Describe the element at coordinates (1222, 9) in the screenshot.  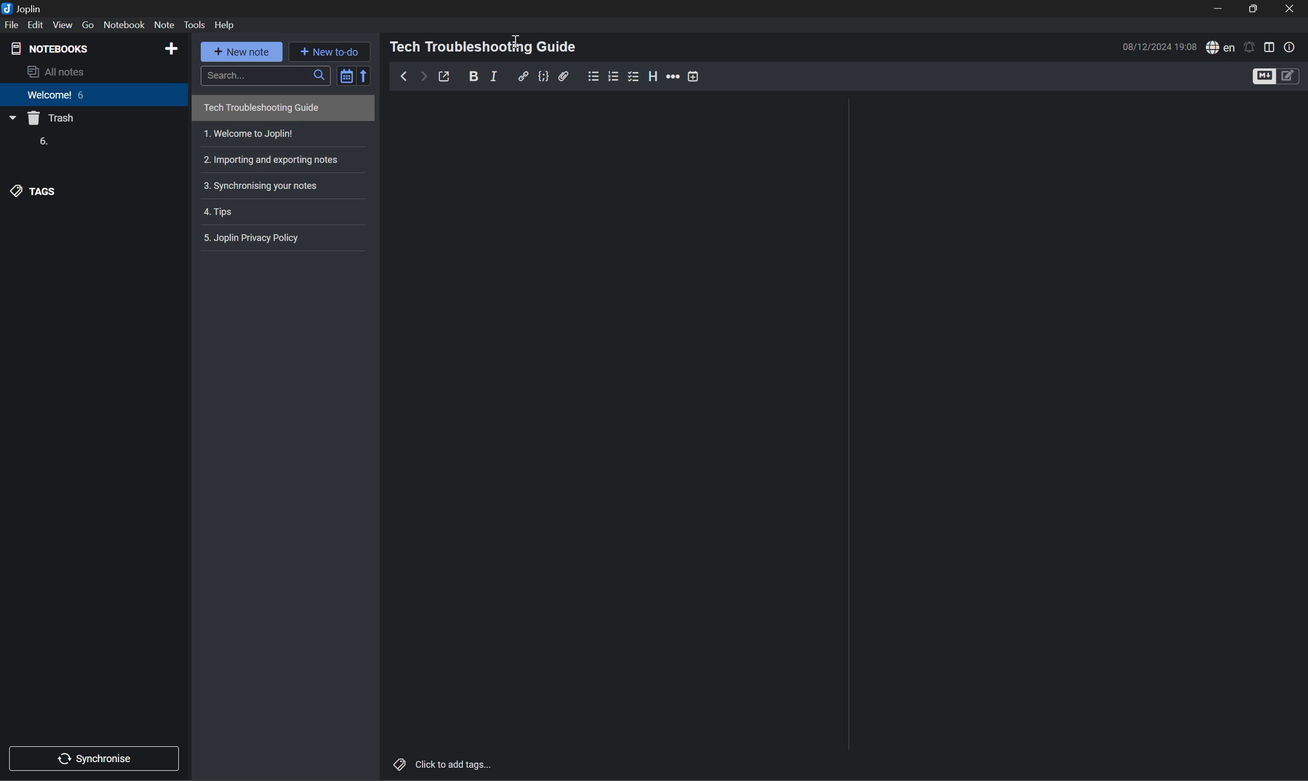
I see `Minimize` at that location.